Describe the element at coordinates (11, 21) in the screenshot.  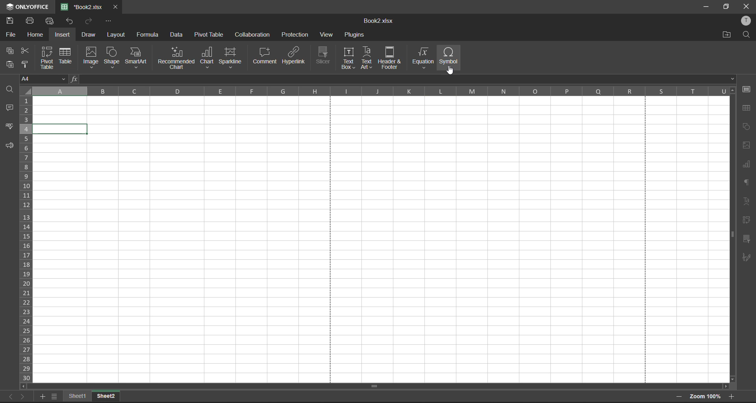
I see `save` at that location.